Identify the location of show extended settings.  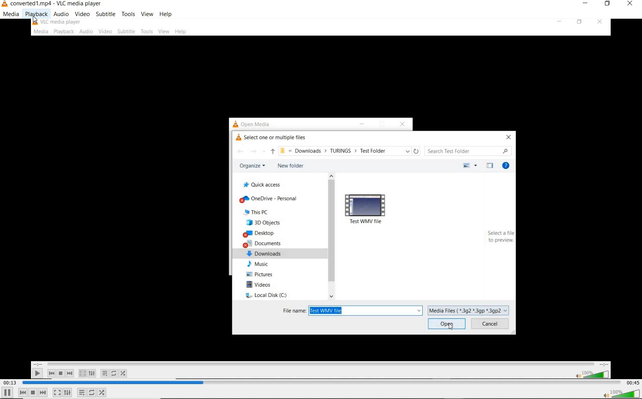
(68, 392).